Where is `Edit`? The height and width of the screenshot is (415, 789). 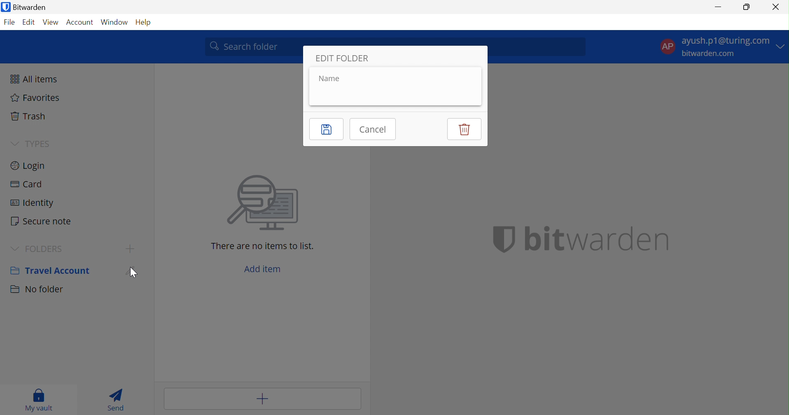 Edit is located at coordinates (133, 270).